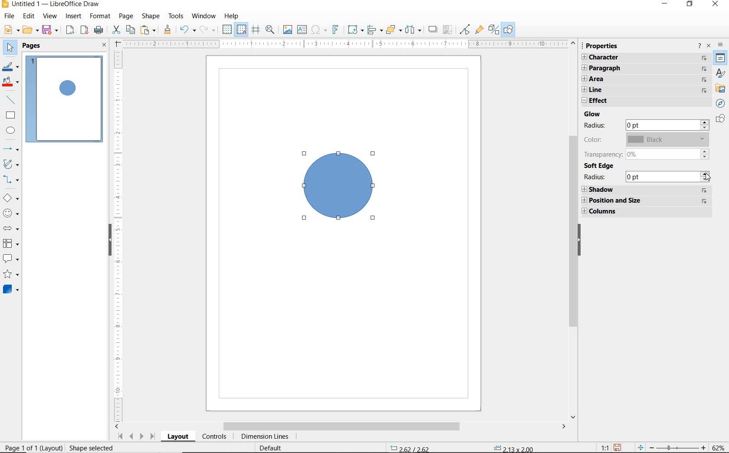  What do you see at coordinates (12, 30) in the screenshot?
I see `NEW` at bounding box center [12, 30].